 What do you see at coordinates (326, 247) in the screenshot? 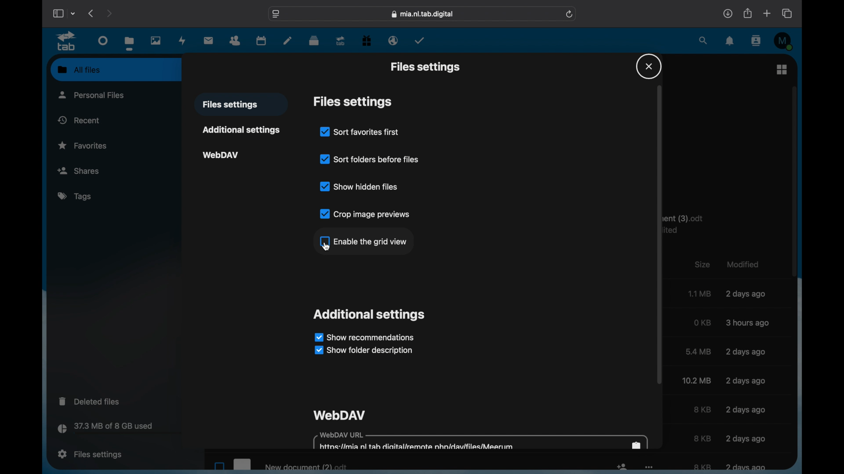
I see `cursor` at bounding box center [326, 247].